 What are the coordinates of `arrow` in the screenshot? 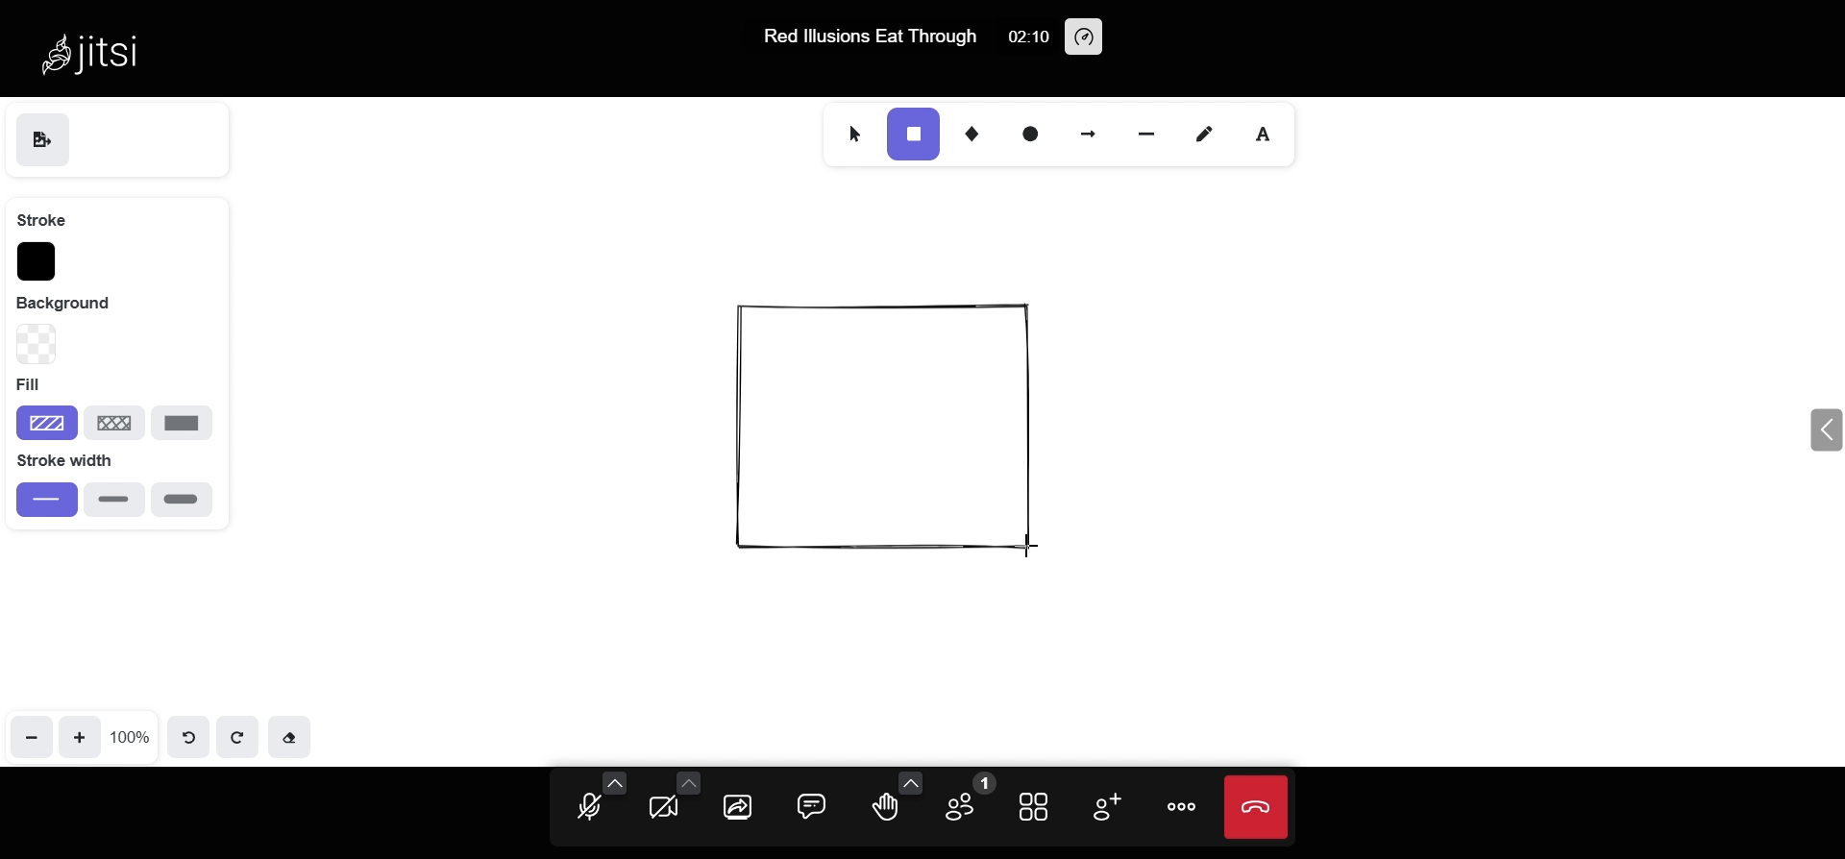 It's located at (1085, 129).